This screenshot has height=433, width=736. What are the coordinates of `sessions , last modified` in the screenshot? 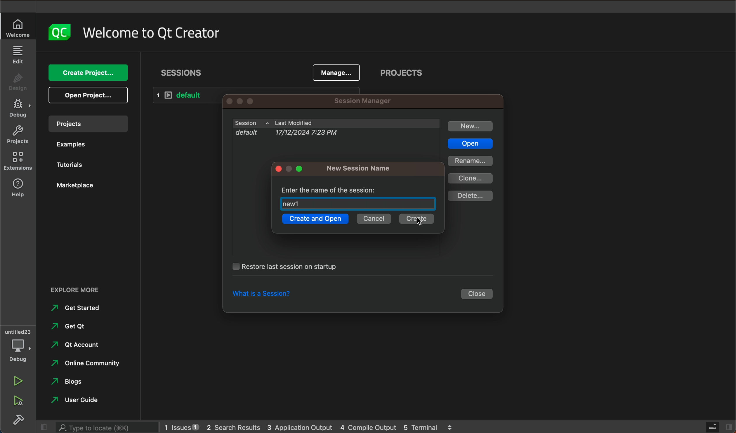 It's located at (336, 123).